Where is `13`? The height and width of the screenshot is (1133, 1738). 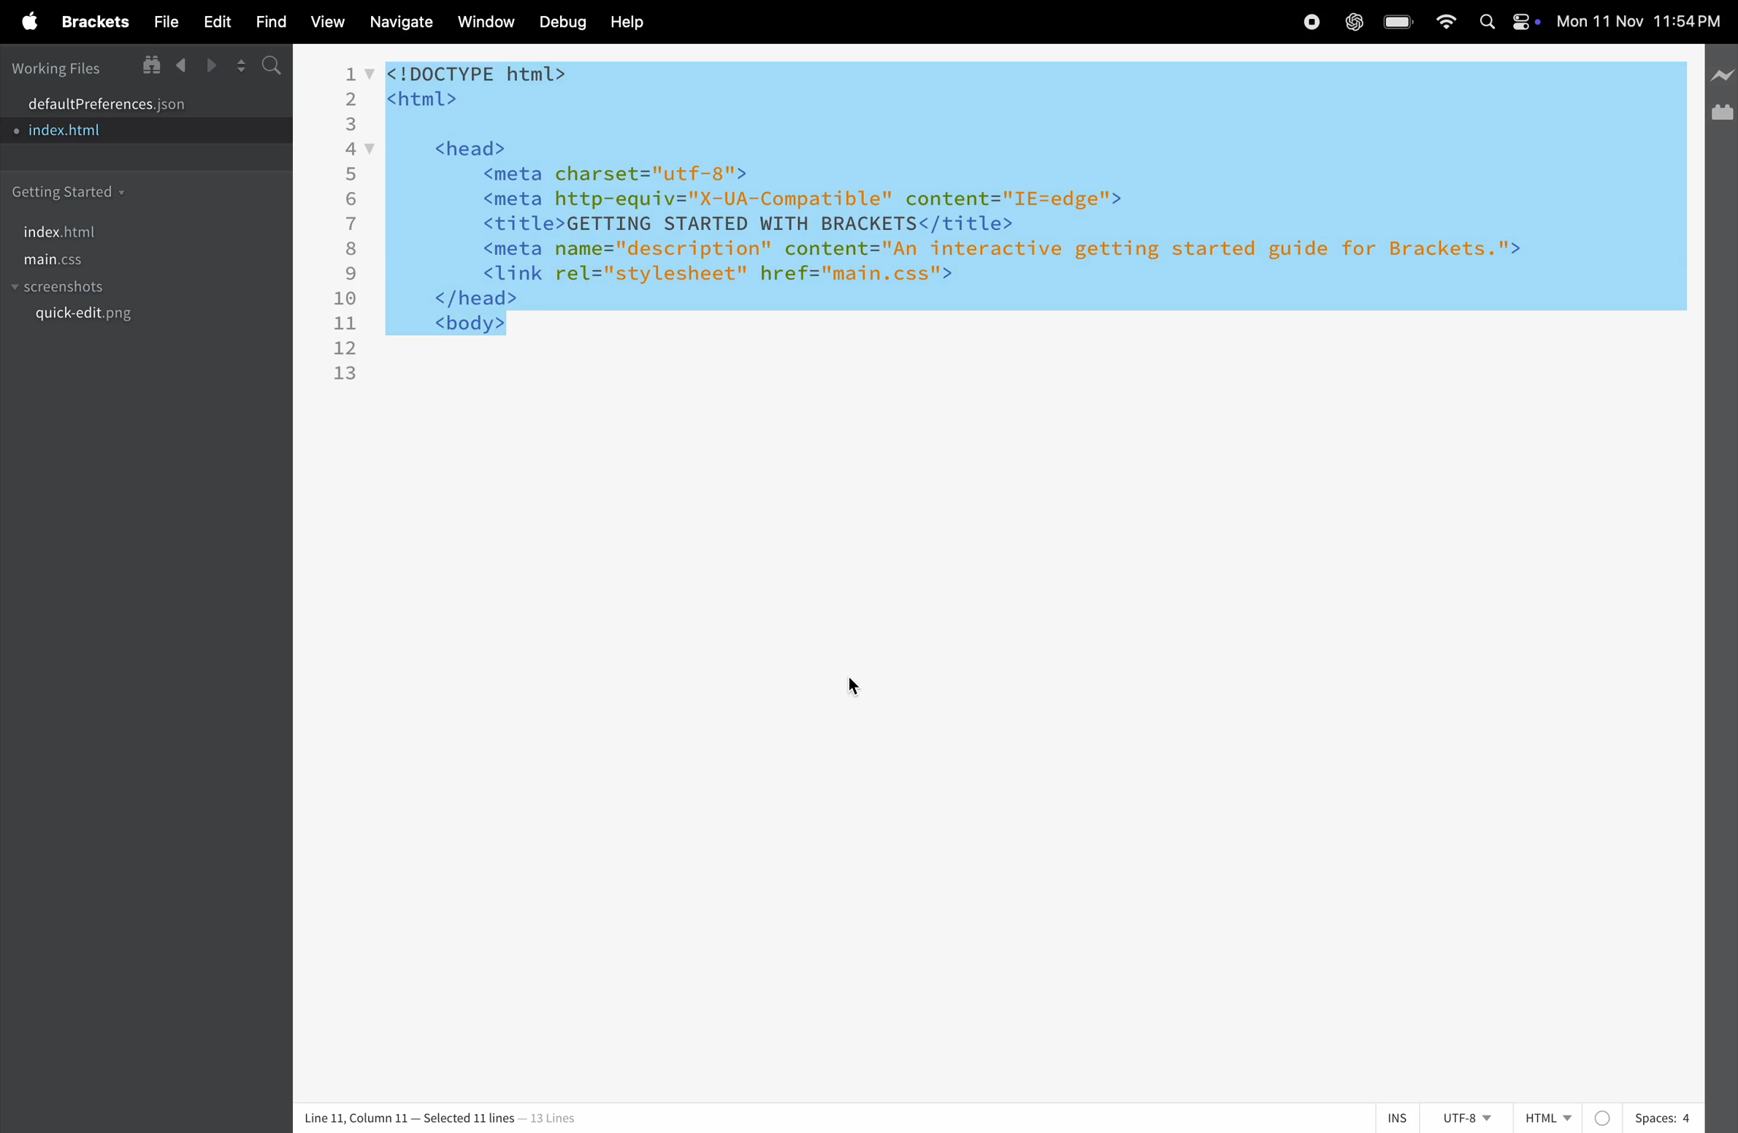
13 is located at coordinates (347, 375).